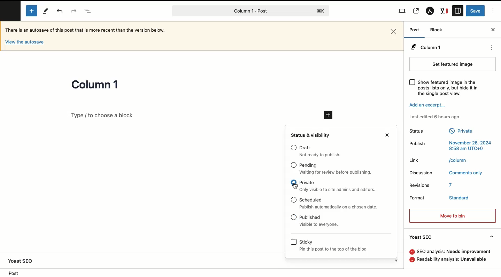 This screenshot has height=277, width=501. What do you see at coordinates (23, 261) in the screenshot?
I see `Yoast SEO` at bounding box center [23, 261].